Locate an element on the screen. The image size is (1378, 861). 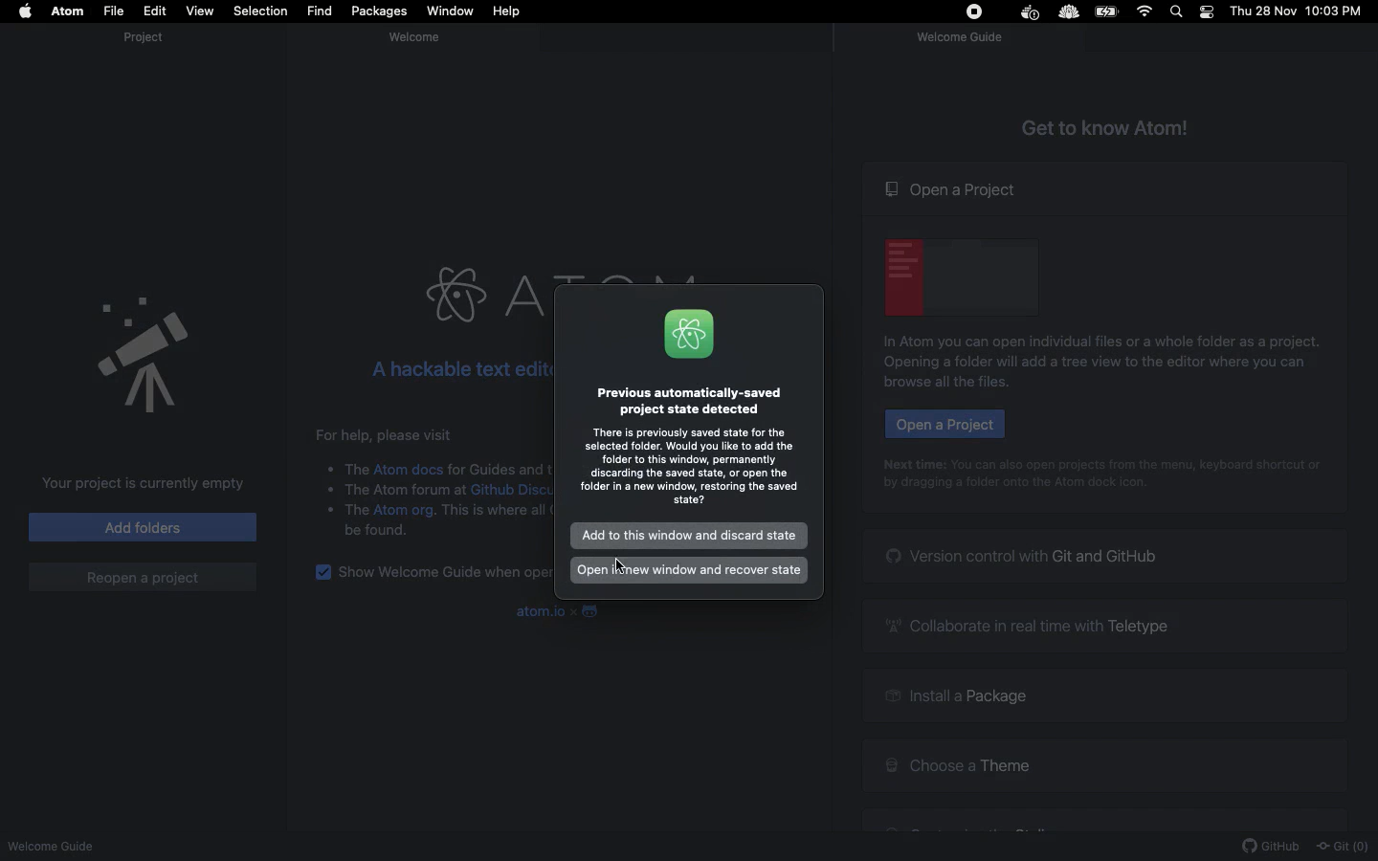
Selection is located at coordinates (260, 11).